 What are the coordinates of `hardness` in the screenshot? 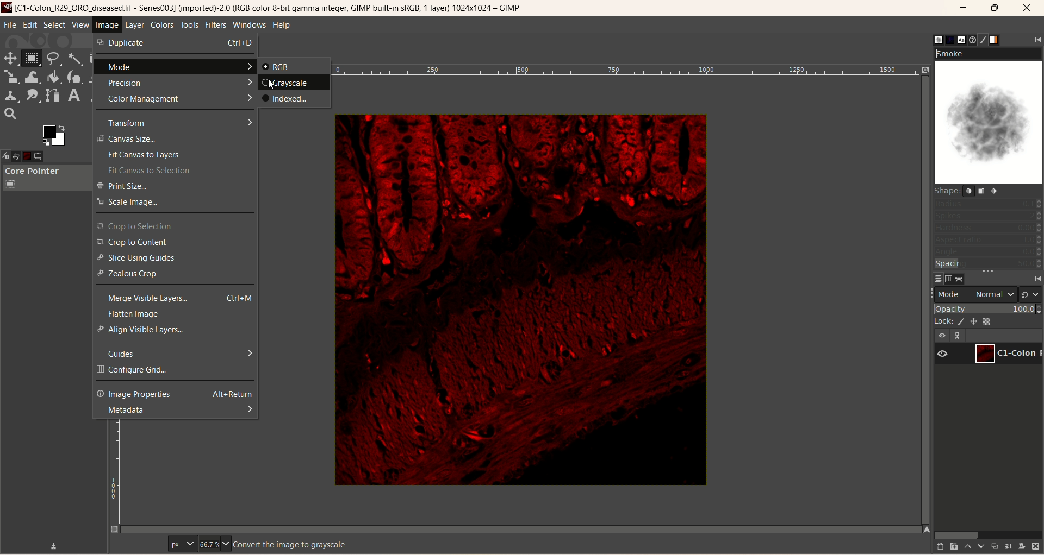 It's located at (989, 229).